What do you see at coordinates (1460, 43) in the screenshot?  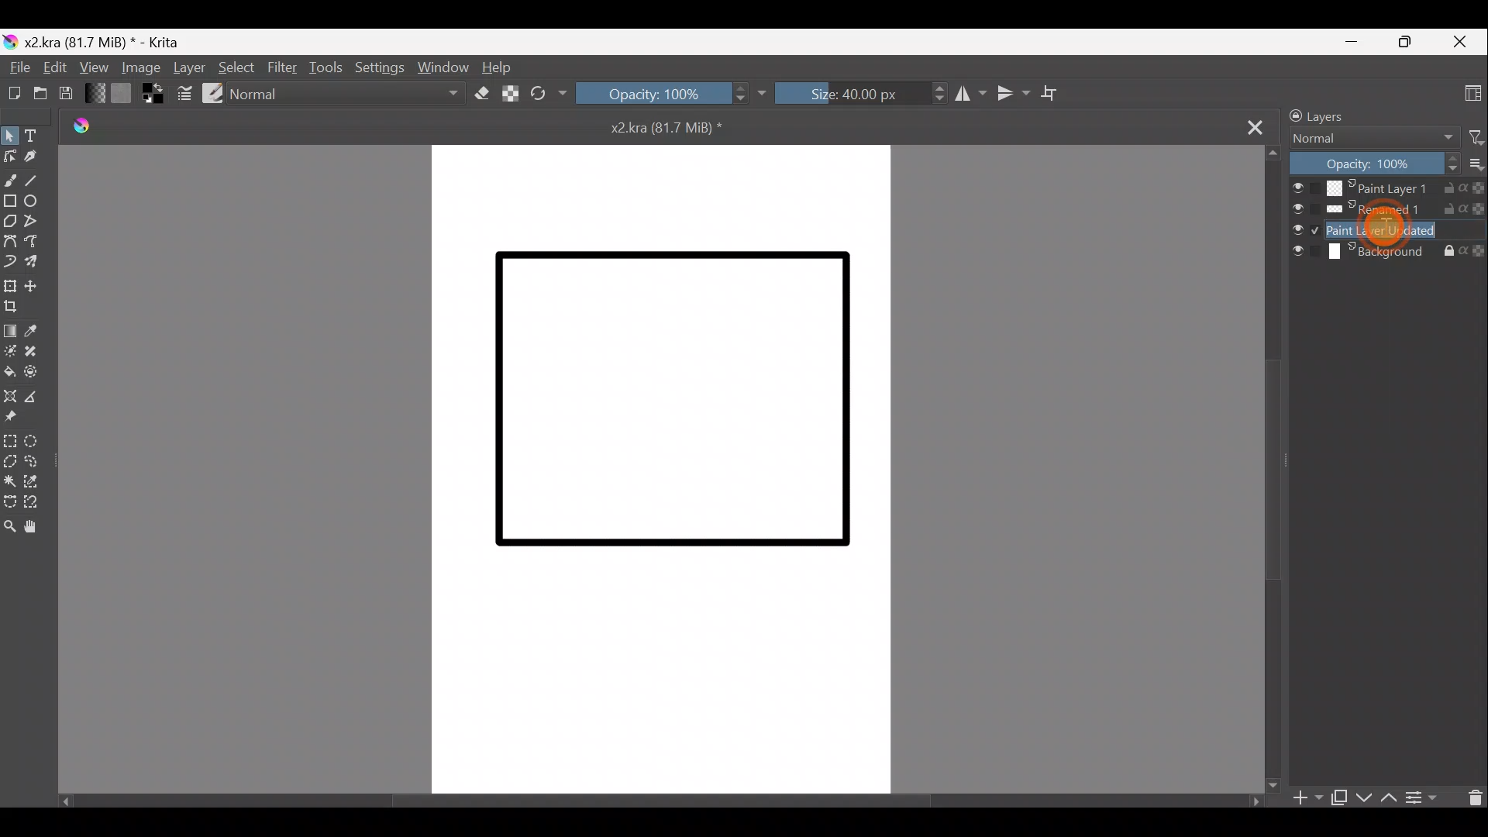 I see `Close` at bounding box center [1460, 43].